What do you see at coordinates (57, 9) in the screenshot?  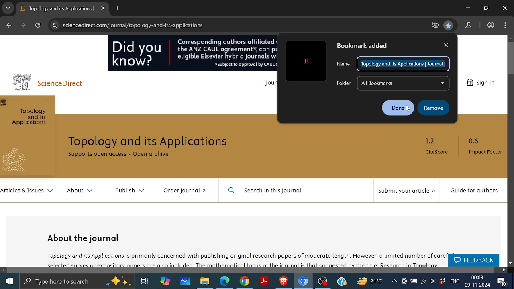 I see `E Topology and its Applications` at bounding box center [57, 9].